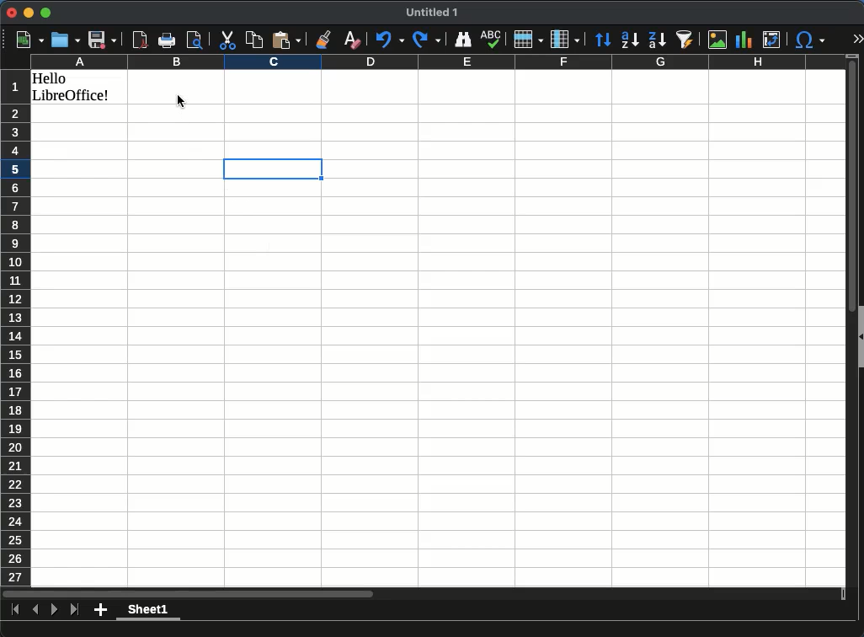 This screenshot has height=637, width=864. Describe the element at coordinates (859, 40) in the screenshot. I see `expand` at that location.